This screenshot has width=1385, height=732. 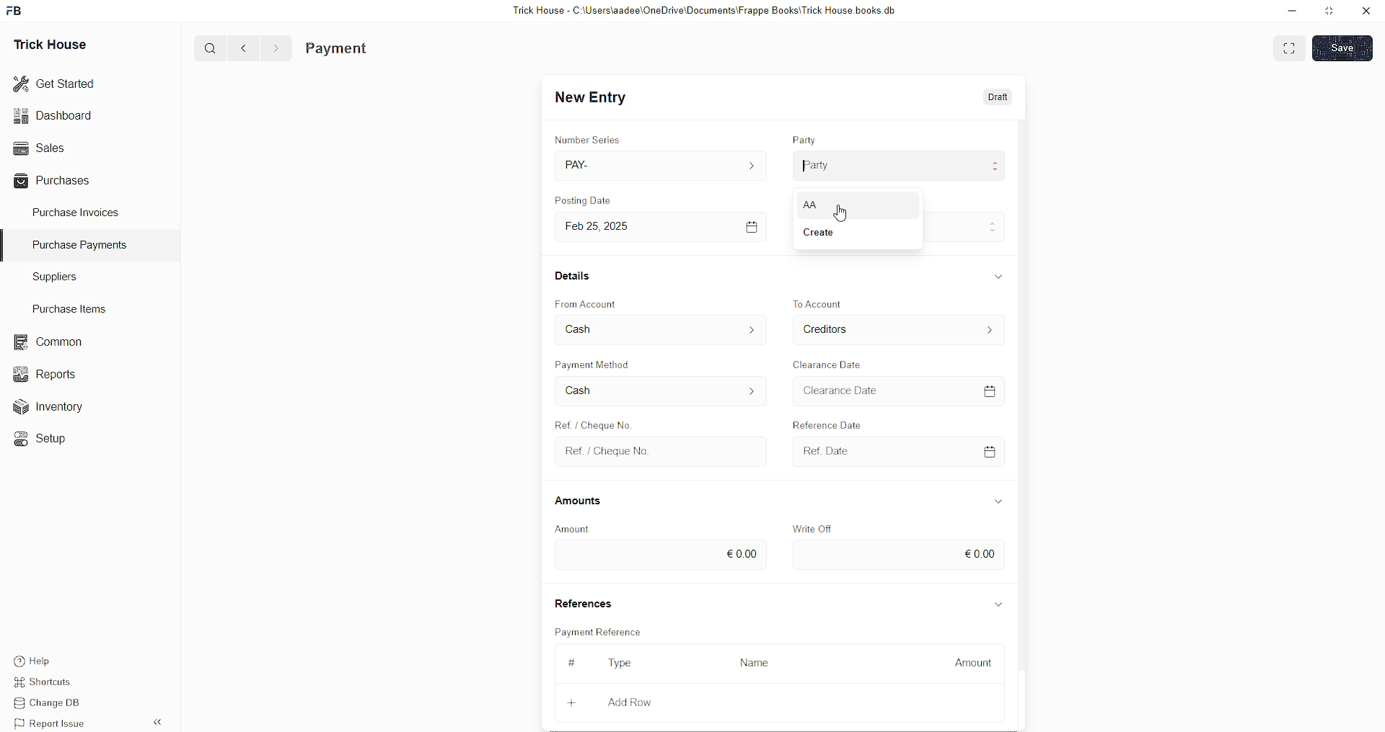 What do you see at coordinates (830, 363) in the screenshot?
I see `Clearance Date` at bounding box center [830, 363].